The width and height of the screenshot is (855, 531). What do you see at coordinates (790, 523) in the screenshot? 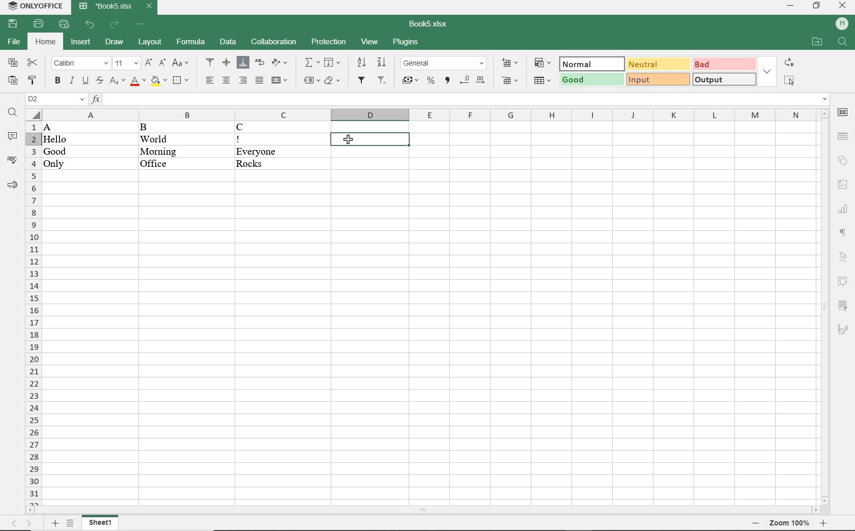
I see `ZOOM OUT OR ZOOM IN` at bounding box center [790, 523].